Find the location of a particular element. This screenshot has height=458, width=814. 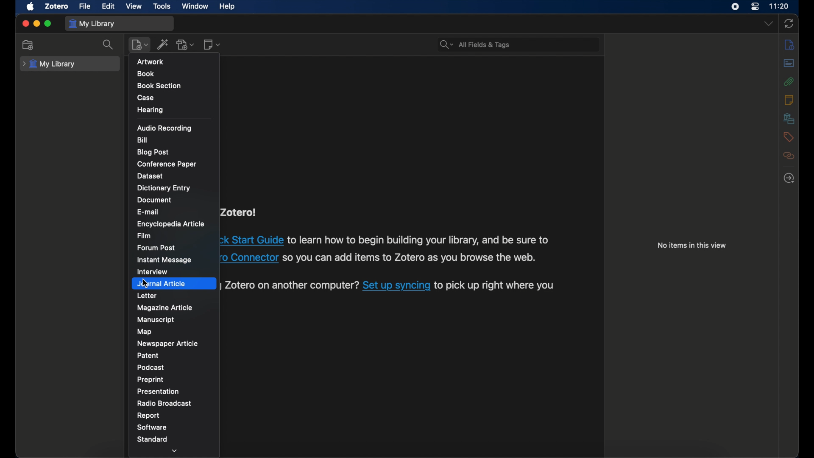

add item by identifier is located at coordinates (164, 44).